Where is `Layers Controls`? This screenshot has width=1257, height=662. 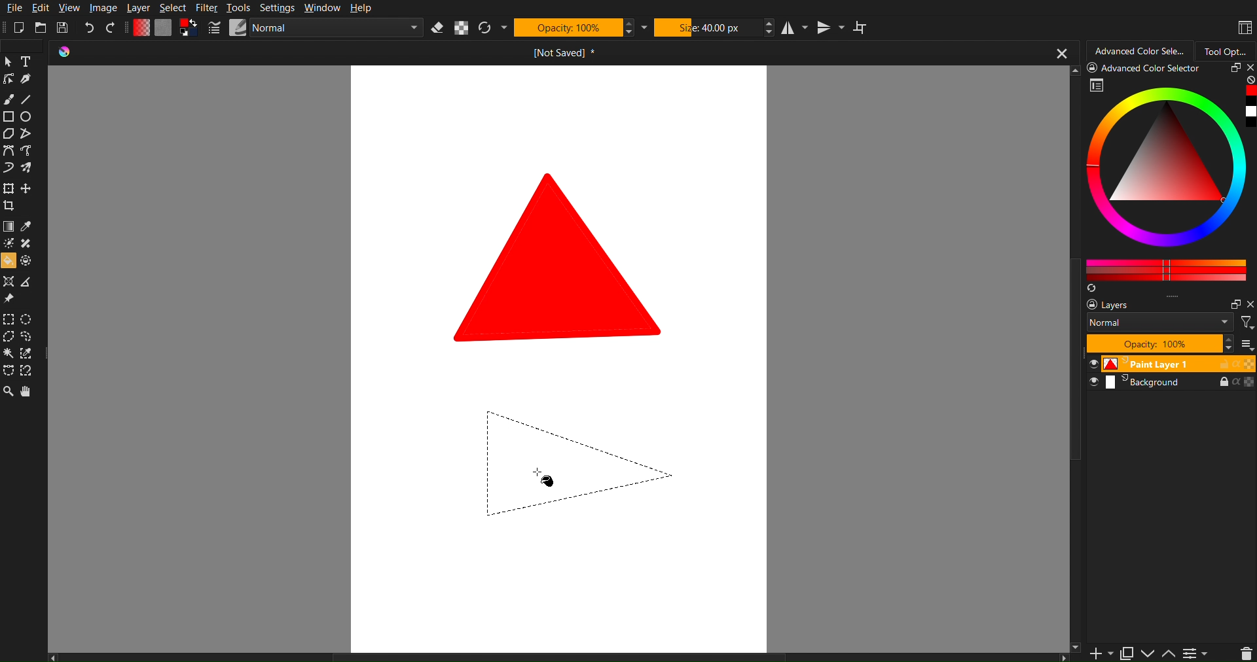
Layers Controls is located at coordinates (1170, 343).